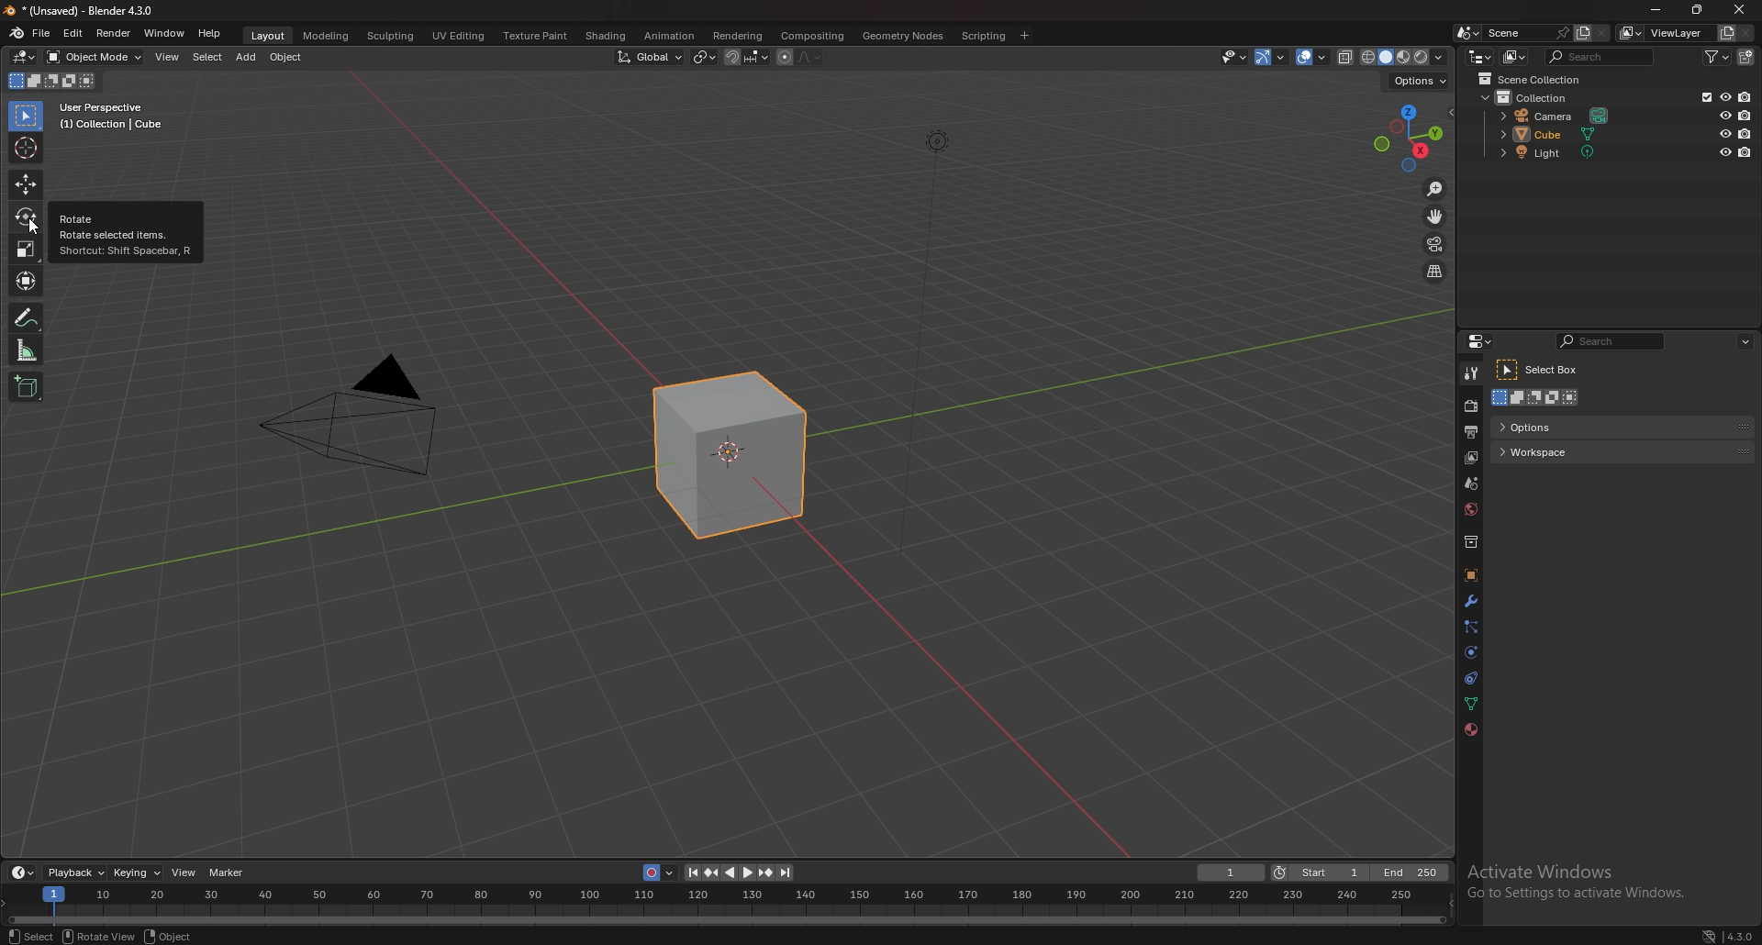 This screenshot has width=1762, height=945. Describe the element at coordinates (25, 185) in the screenshot. I see `move` at that location.